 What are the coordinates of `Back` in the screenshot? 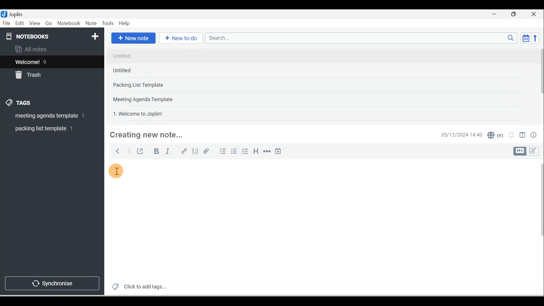 It's located at (115, 151).